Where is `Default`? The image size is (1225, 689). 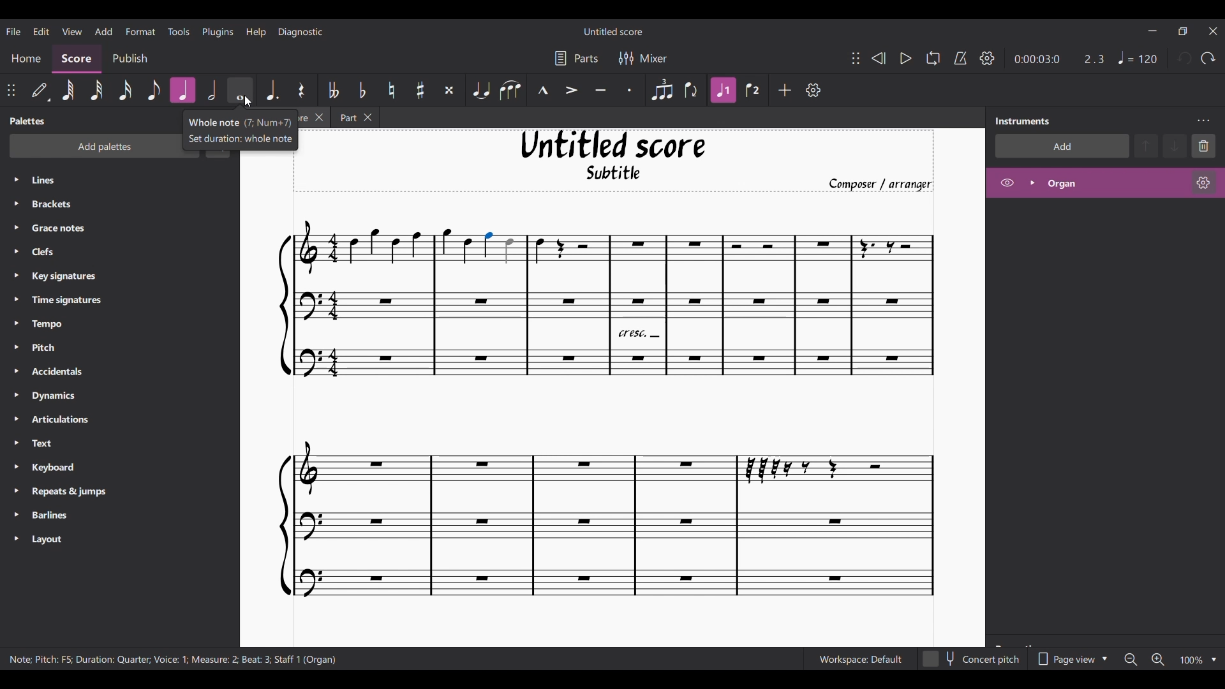 Default is located at coordinates (41, 91).